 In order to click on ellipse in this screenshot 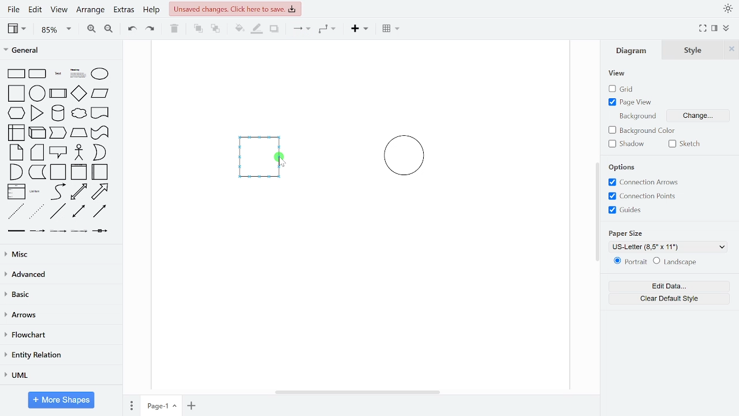, I will do `click(102, 75)`.